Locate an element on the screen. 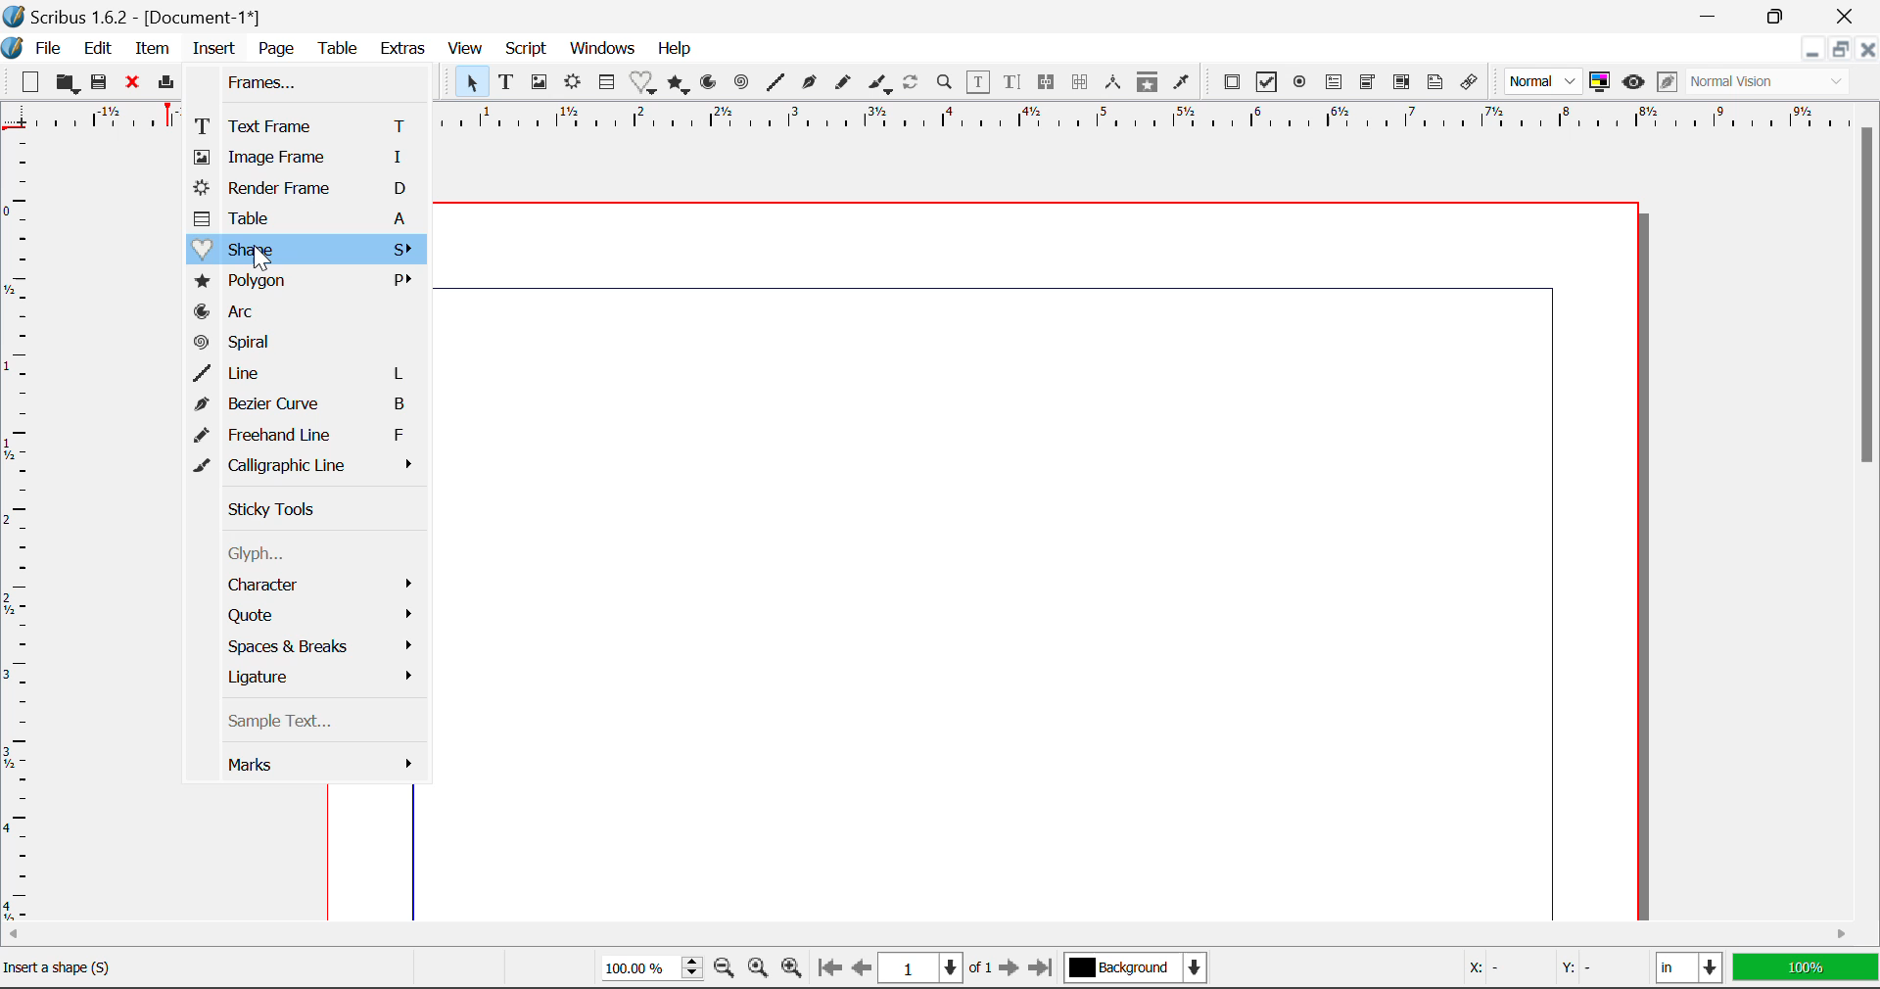 This screenshot has width=1880, height=989. Insert a shape (S) is located at coordinates (190, 967).